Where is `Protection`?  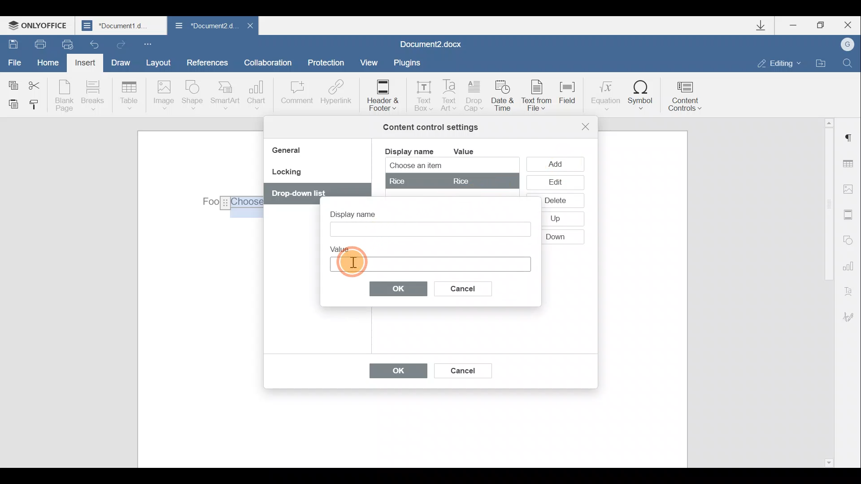
Protection is located at coordinates (328, 64).